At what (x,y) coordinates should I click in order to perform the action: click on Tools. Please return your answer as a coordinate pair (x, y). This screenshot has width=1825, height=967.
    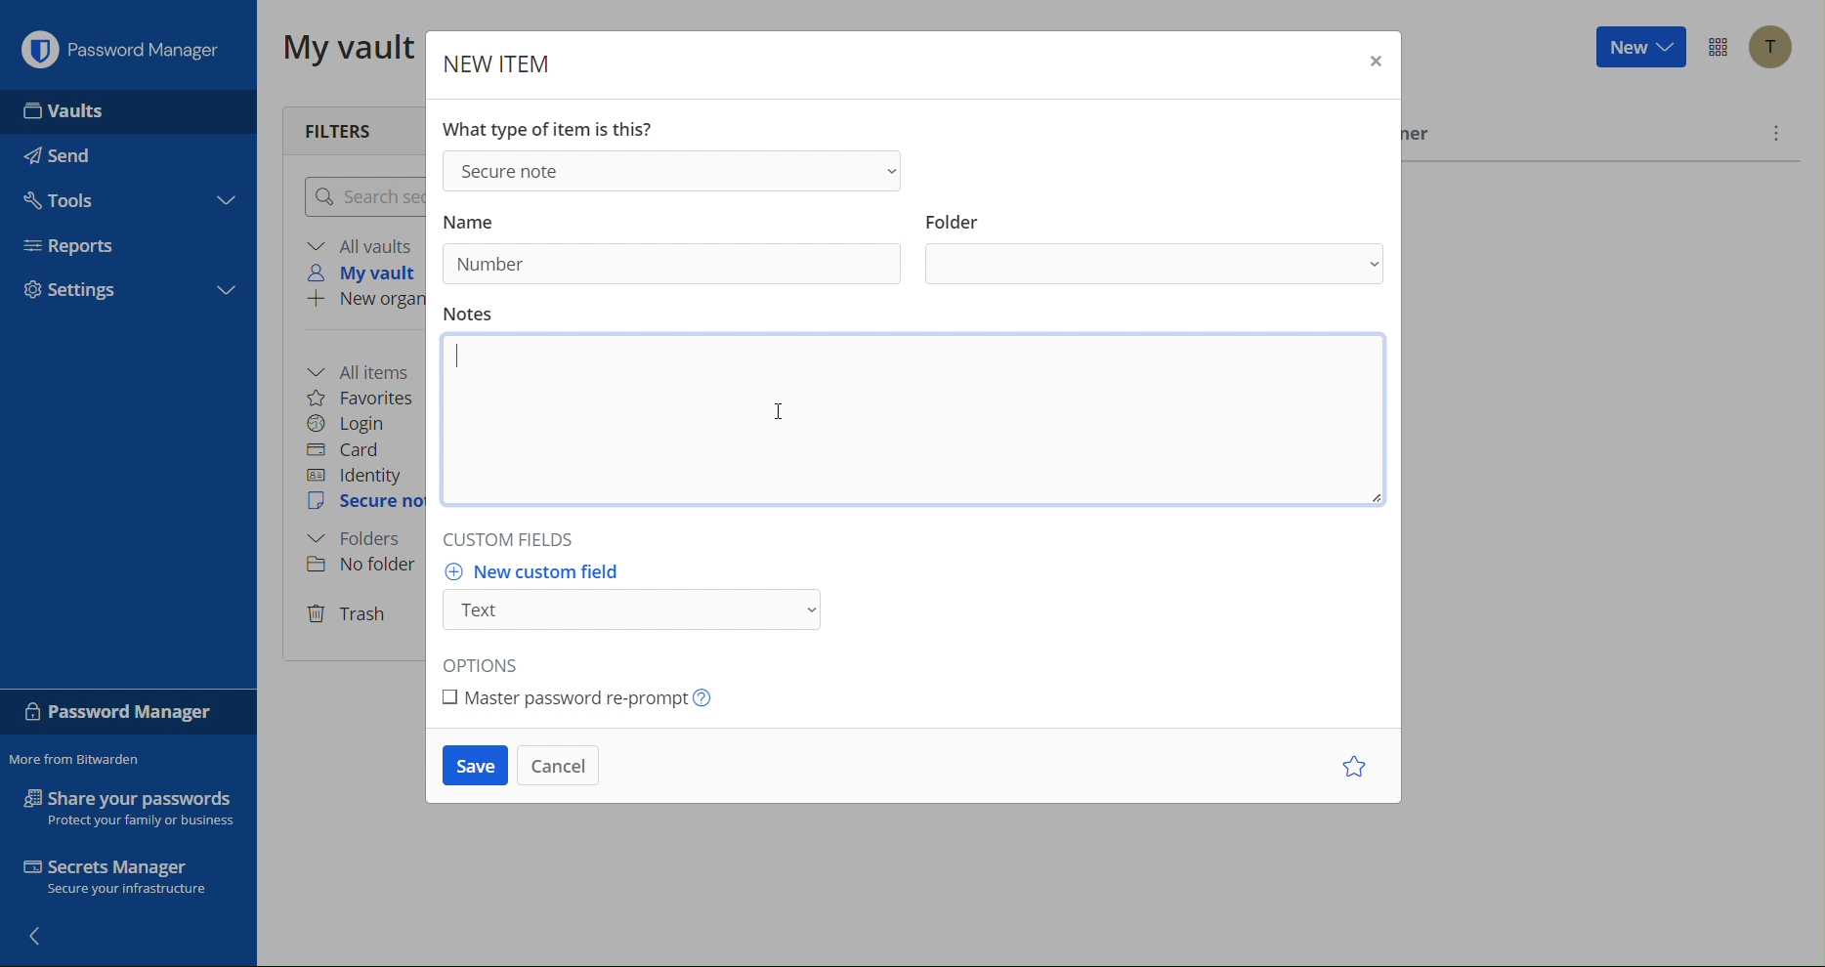
    Looking at the image, I should click on (66, 199).